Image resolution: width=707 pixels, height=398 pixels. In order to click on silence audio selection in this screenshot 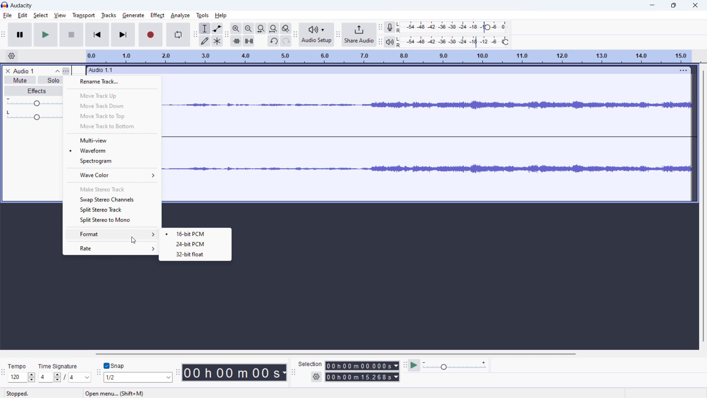, I will do `click(249, 41)`.